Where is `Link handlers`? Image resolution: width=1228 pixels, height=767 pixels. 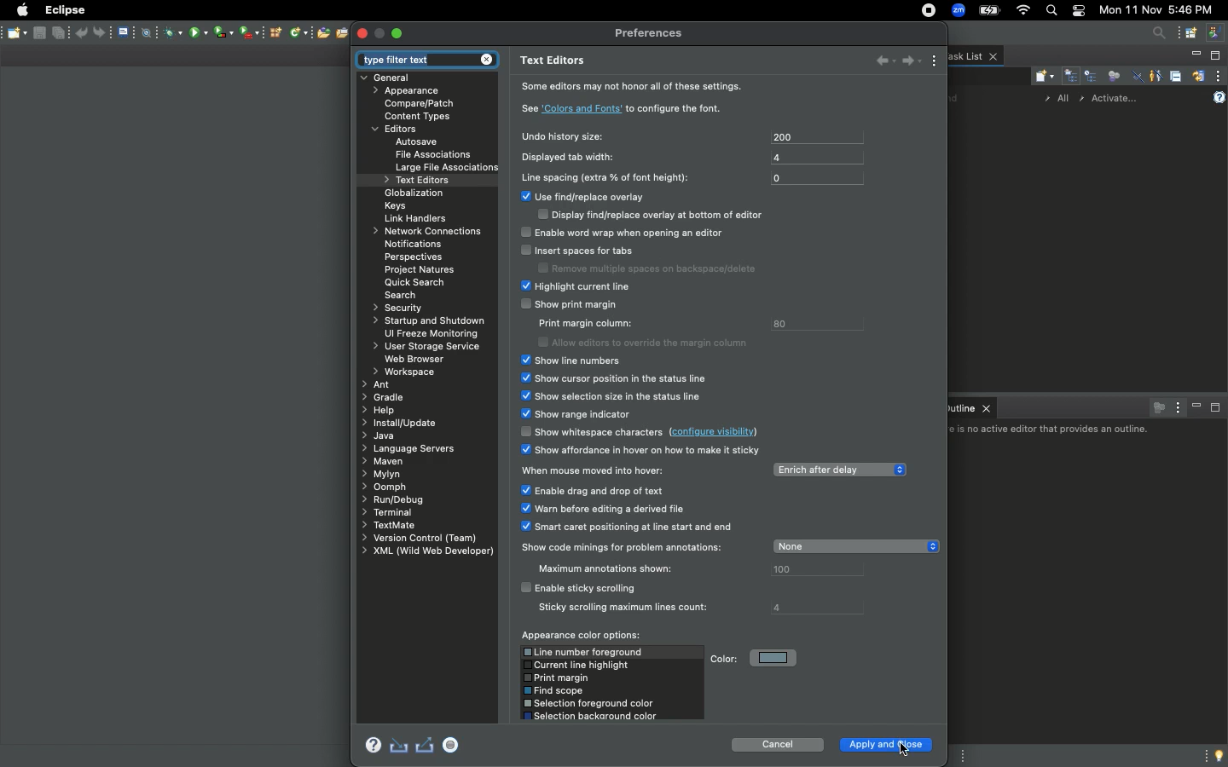 Link handlers is located at coordinates (420, 218).